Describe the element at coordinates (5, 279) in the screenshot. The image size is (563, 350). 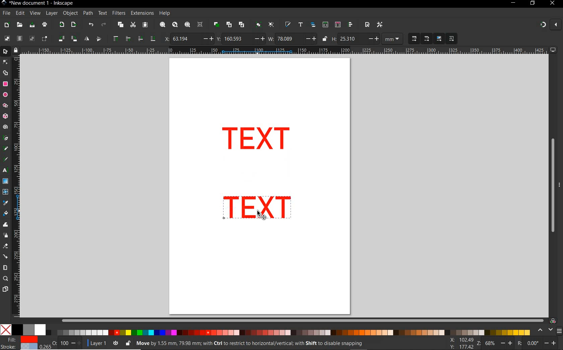
I see `zoom tool` at that location.